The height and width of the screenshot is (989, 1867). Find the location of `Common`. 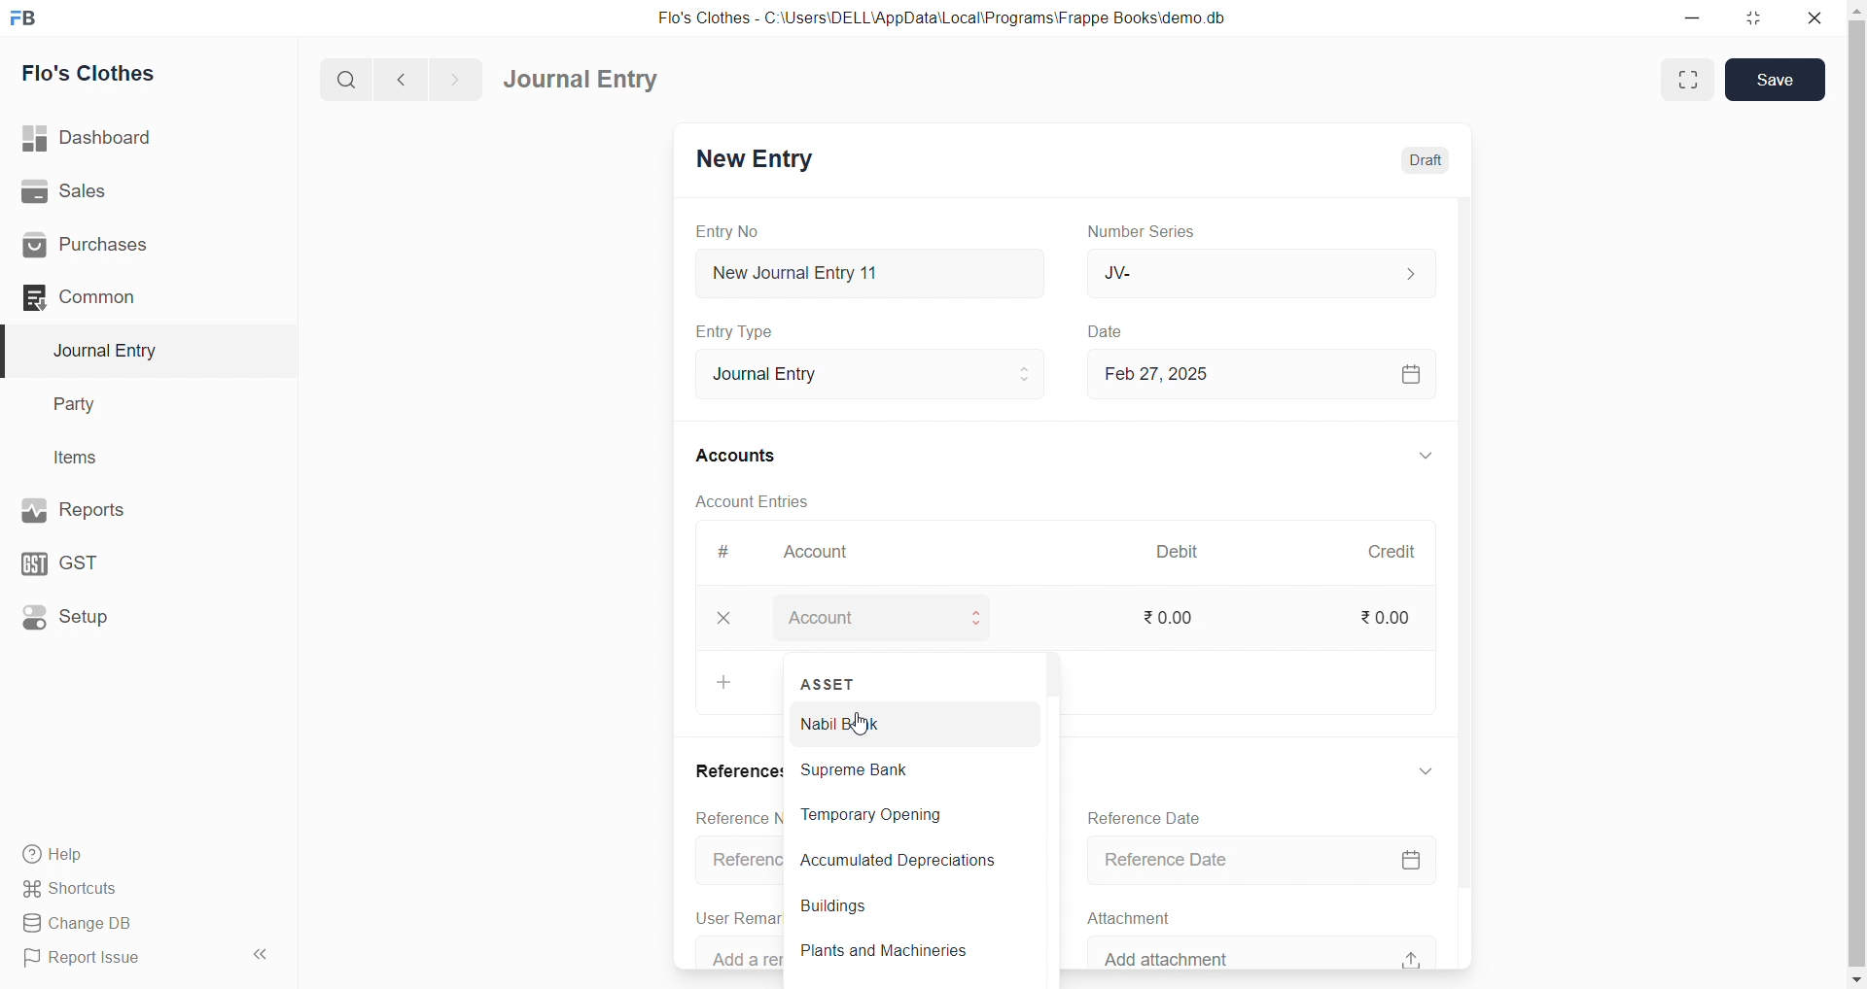

Common is located at coordinates (117, 298).